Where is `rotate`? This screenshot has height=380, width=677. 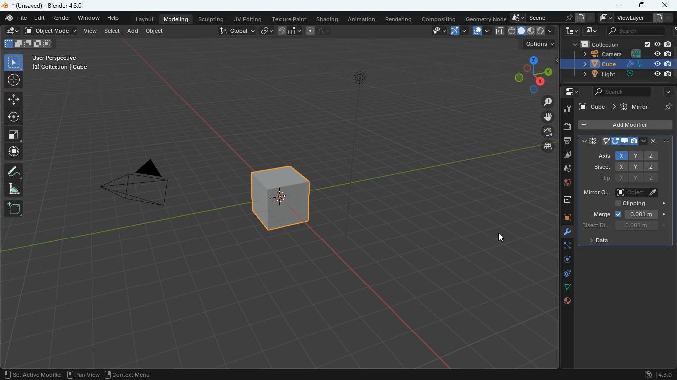
rotate is located at coordinates (563, 259).